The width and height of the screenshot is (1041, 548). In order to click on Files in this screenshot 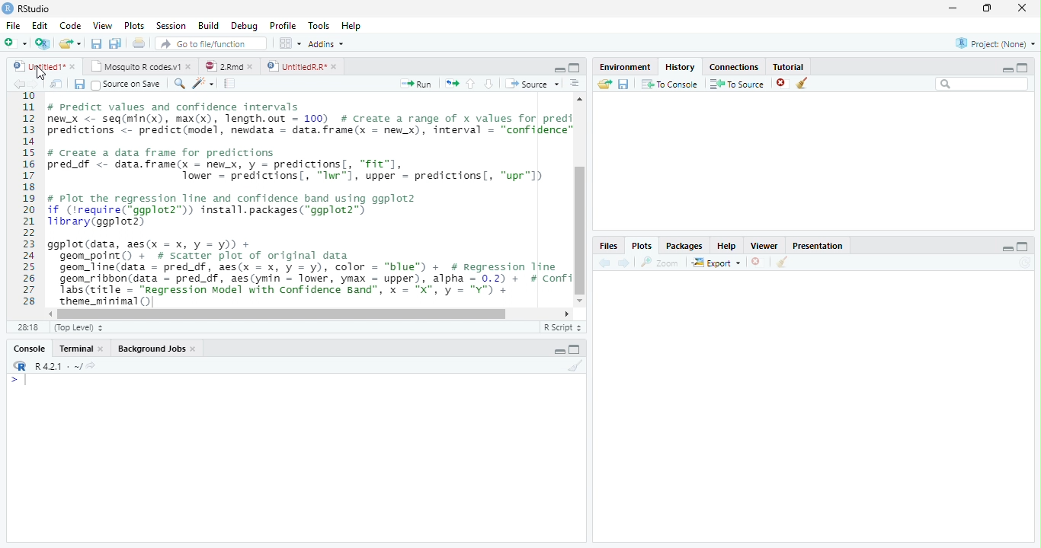, I will do `click(610, 245)`.